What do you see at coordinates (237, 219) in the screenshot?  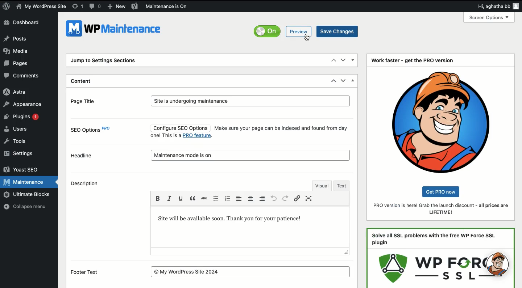 I see `Text` at bounding box center [237, 219].